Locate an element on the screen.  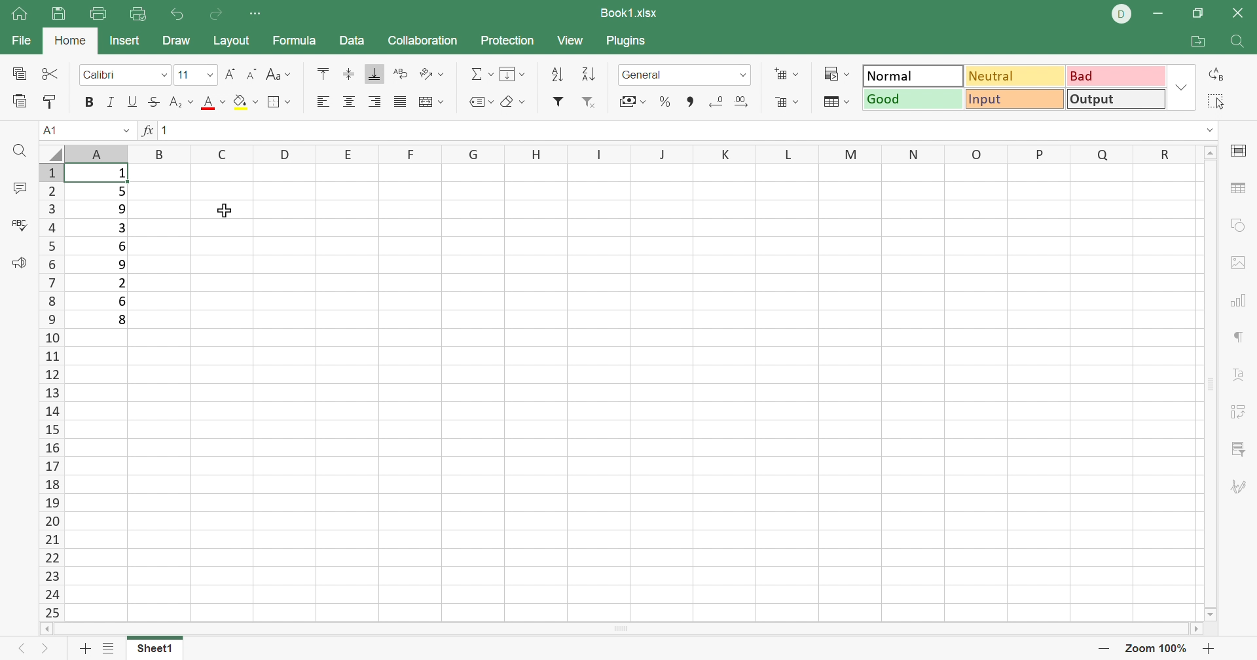
Named ranges is located at coordinates (480, 100).